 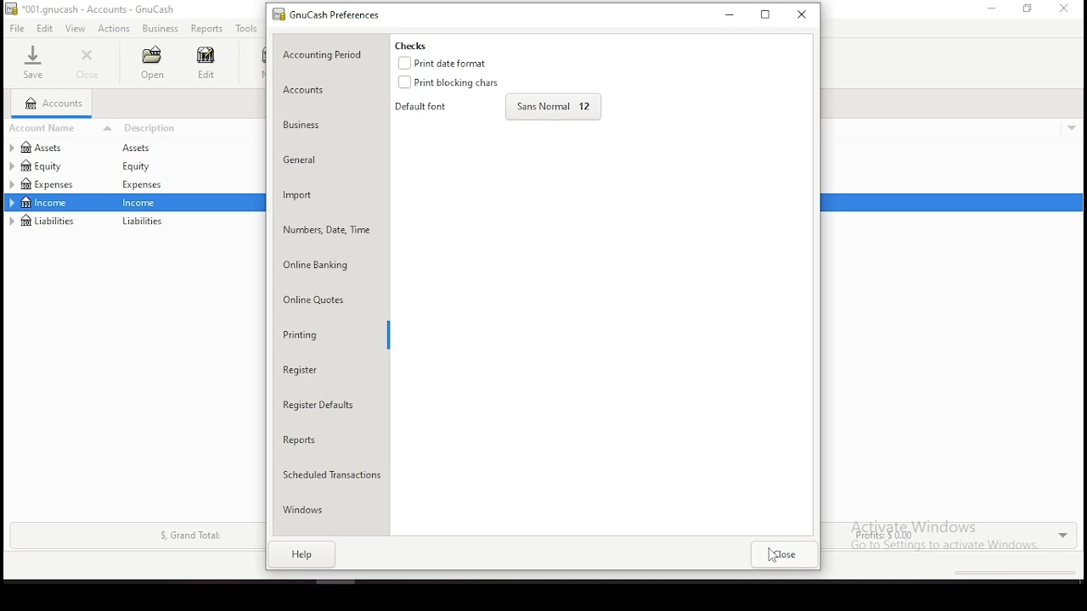 I want to click on close, so click(x=89, y=64).